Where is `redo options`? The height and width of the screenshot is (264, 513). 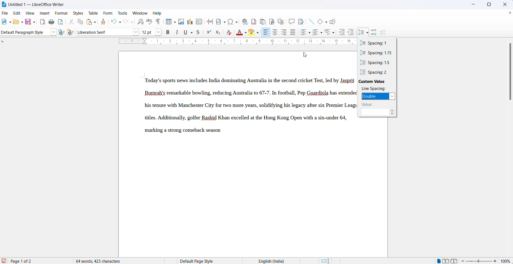
redo options is located at coordinates (132, 22).